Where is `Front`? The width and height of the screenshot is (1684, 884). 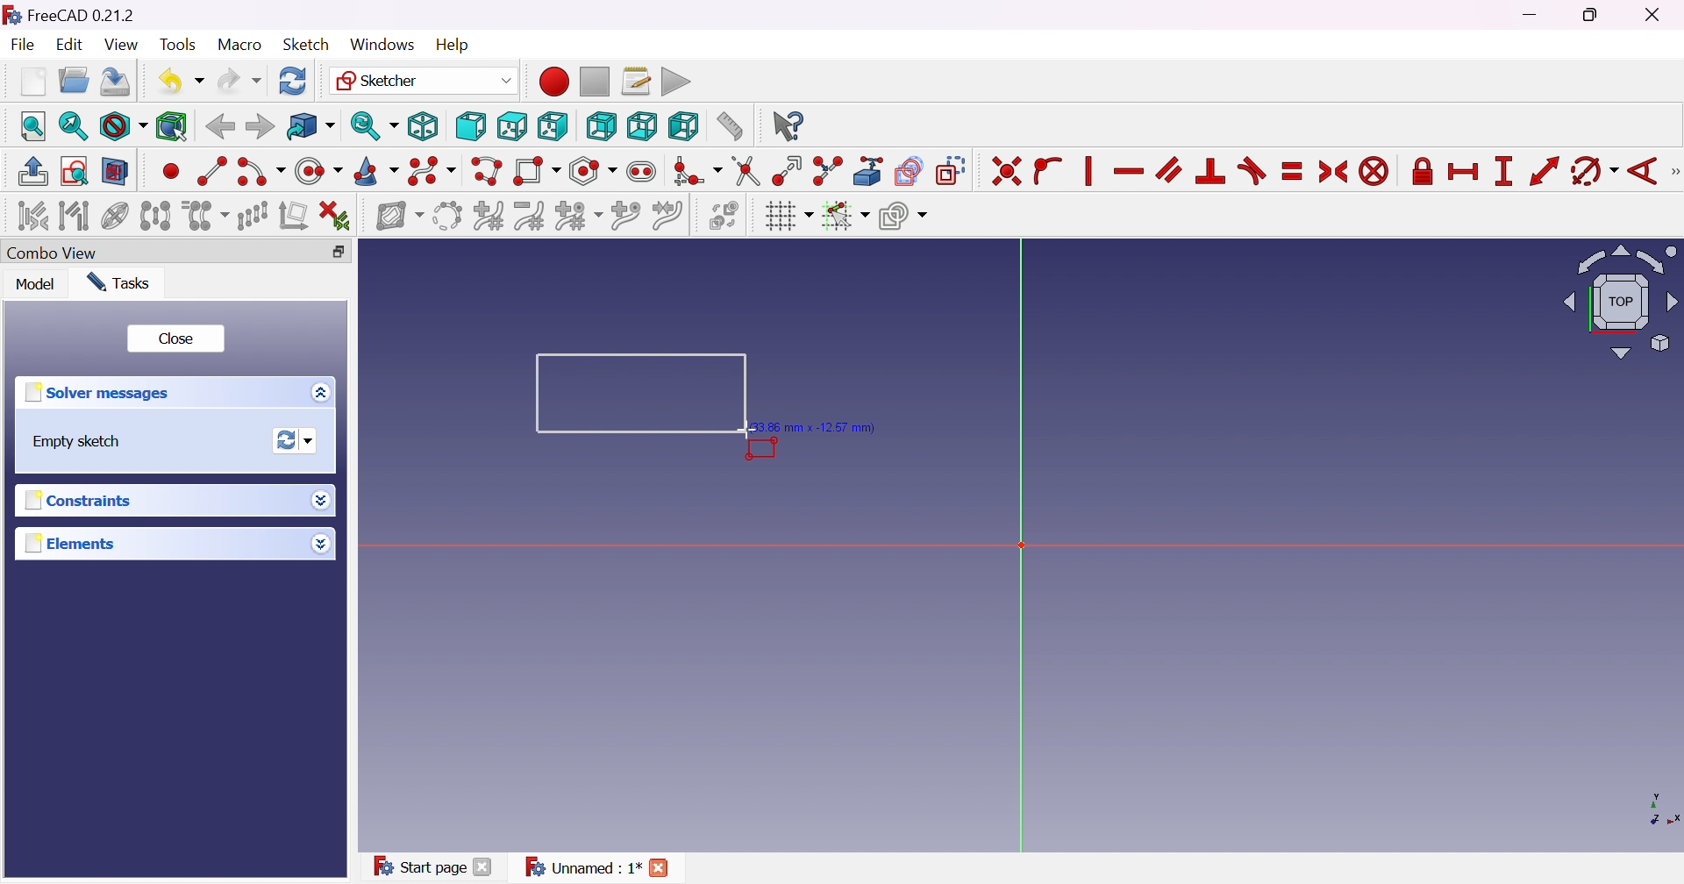
Front is located at coordinates (470, 127).